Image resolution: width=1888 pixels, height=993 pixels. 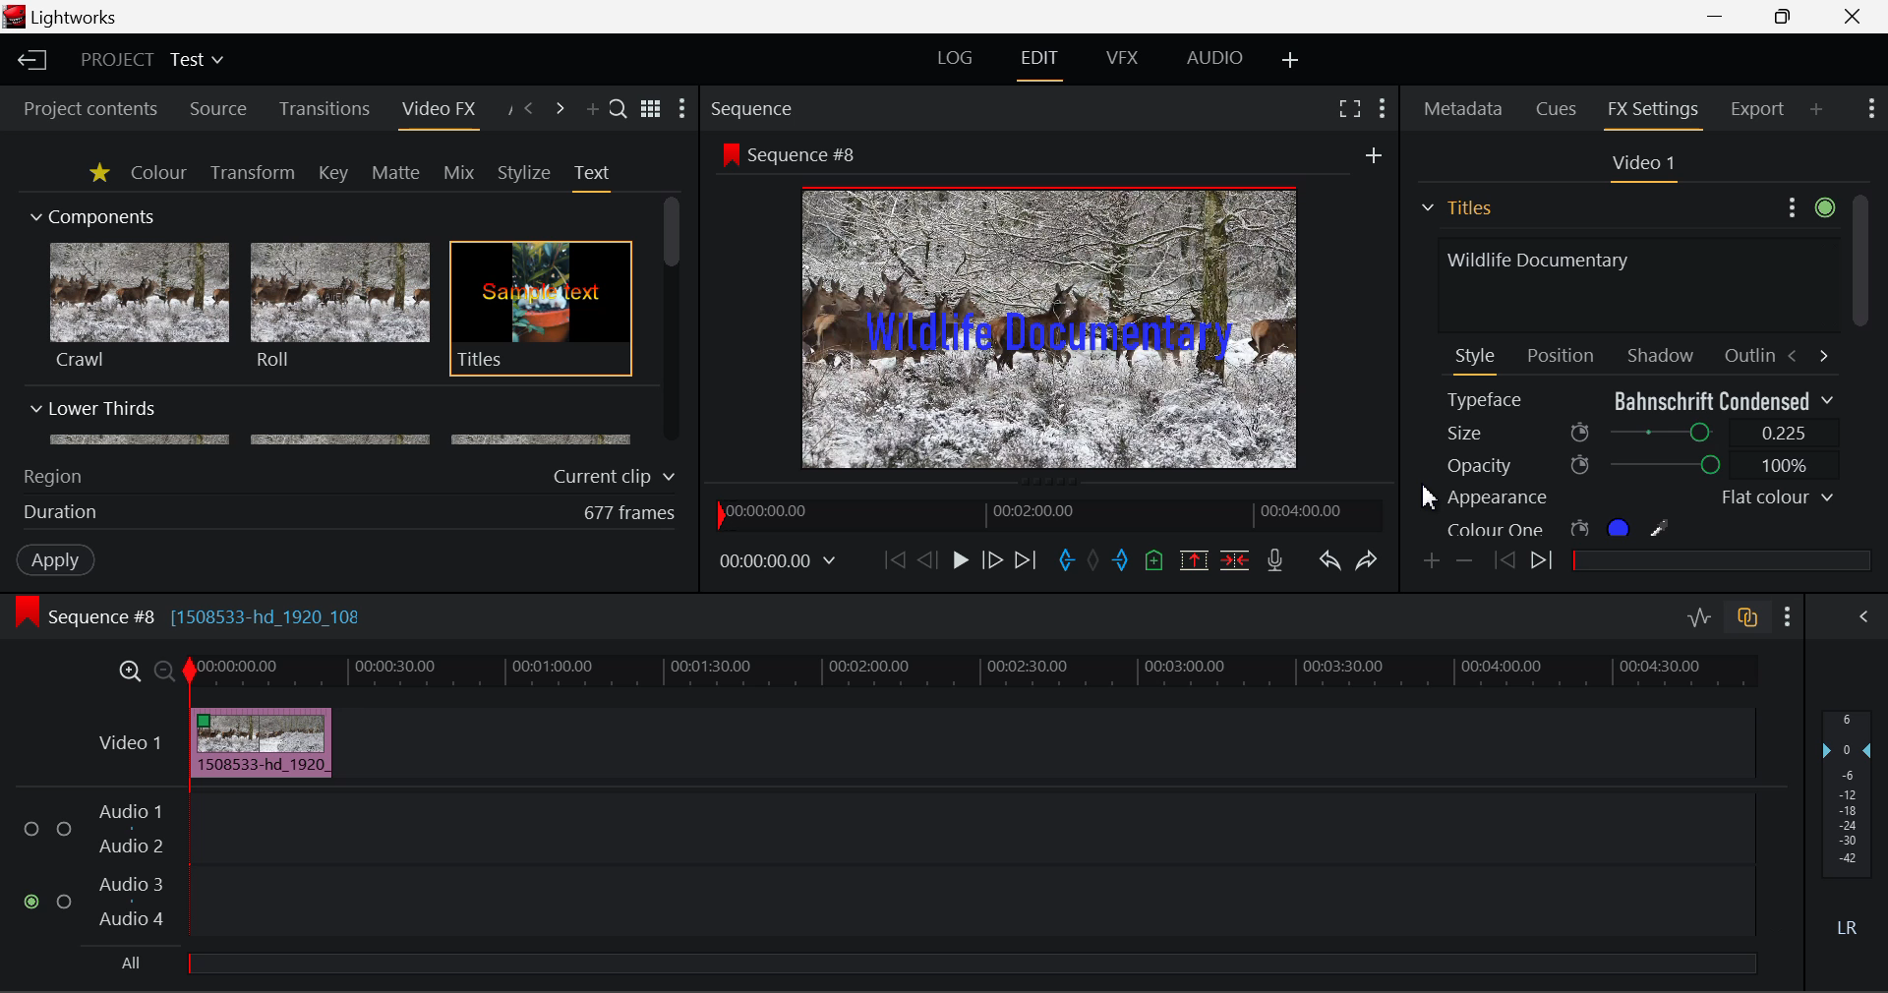 I want to click on Lower Thirds, so click(x=332, y=422).